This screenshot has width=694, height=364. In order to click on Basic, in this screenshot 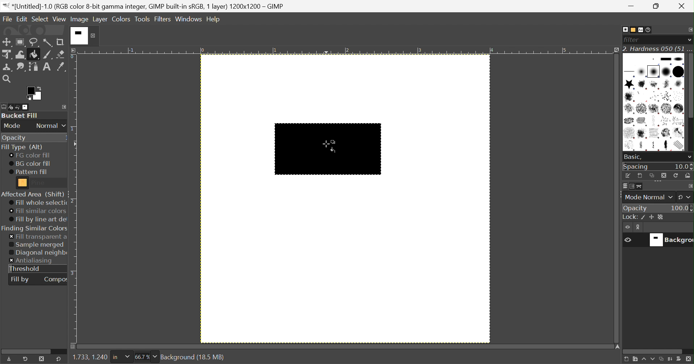, I will do `click(633, 156)`.